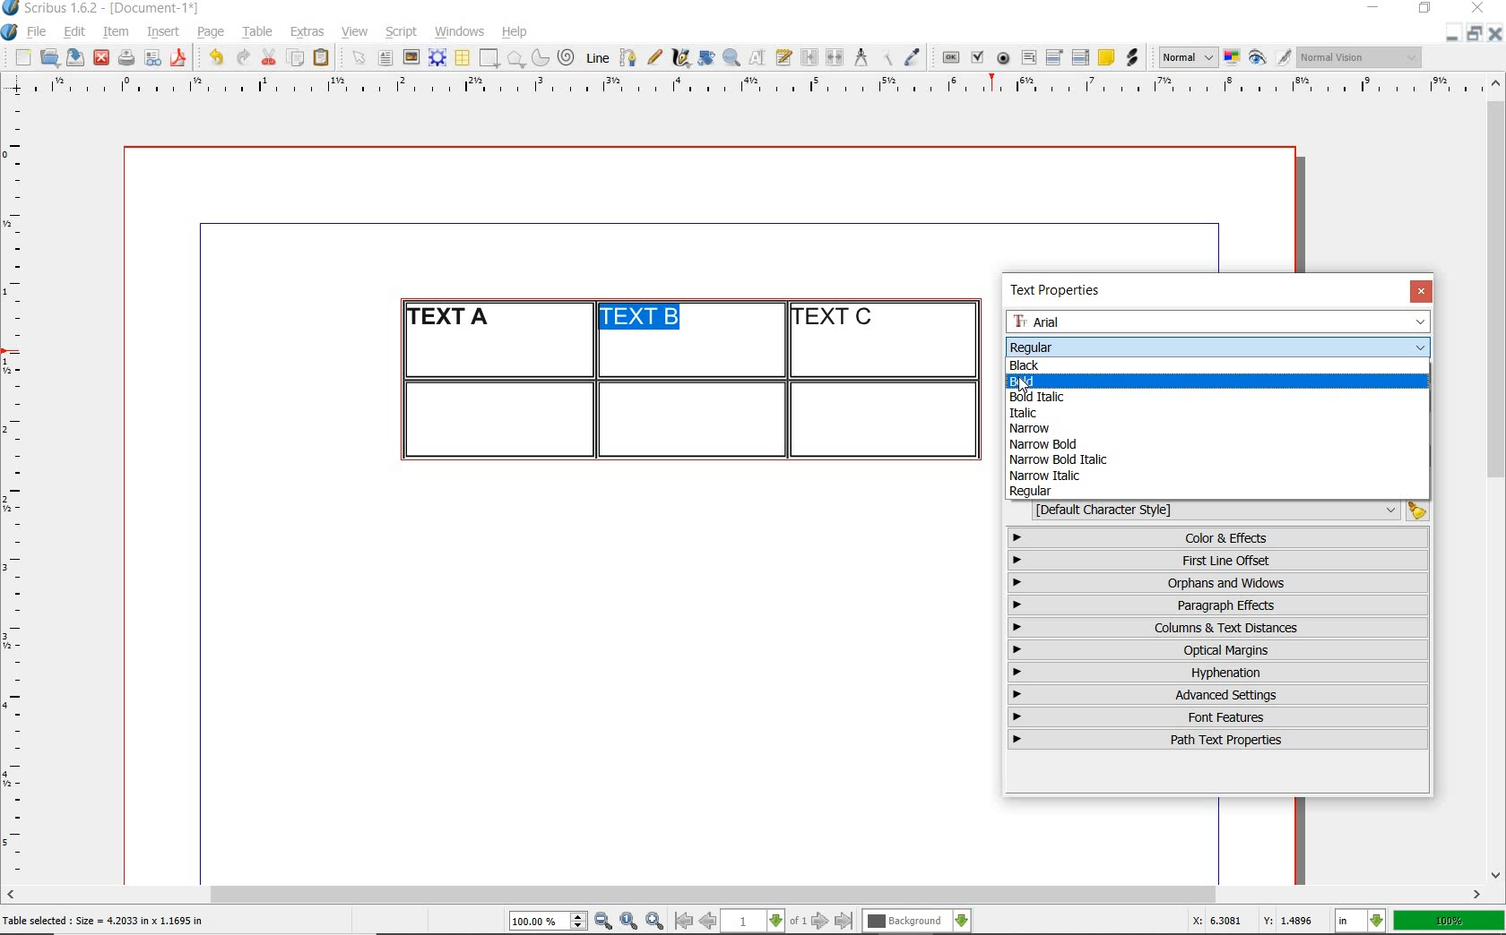 The width and height of the screenshot is (1506, 935). What do you see at coordinates (1453, 32) in the screenshot?
I see `minimize` at bounding box center [1453, 32].